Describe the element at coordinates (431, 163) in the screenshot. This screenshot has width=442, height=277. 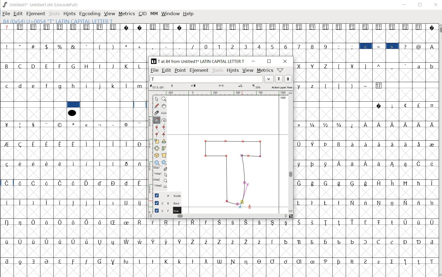
I see `Symbol` at that location.